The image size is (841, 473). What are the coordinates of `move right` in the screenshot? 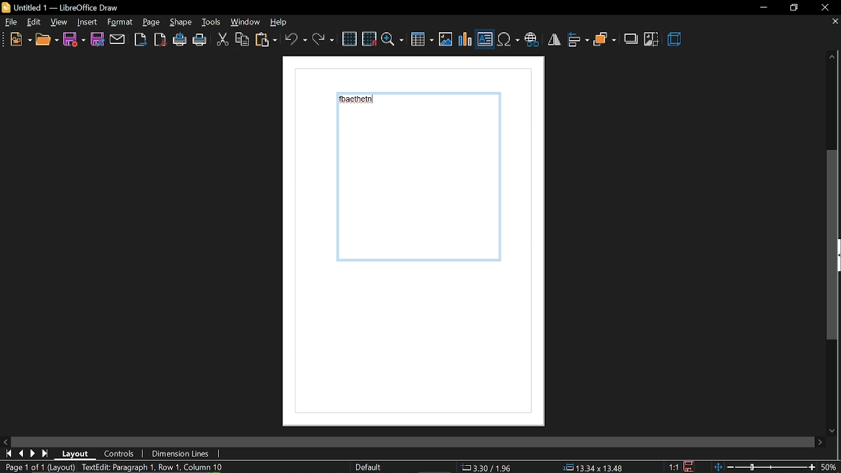 It's located at (821, 442).